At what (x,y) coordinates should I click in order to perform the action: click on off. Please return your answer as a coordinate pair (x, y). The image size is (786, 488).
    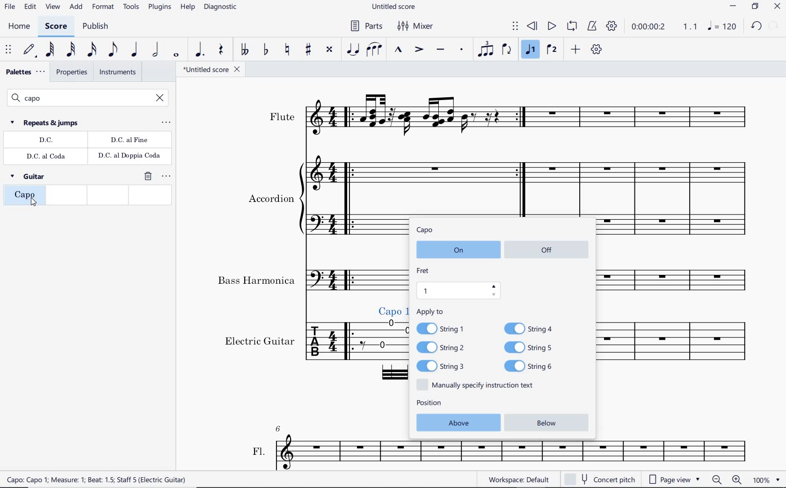
    Looking at the image, I should click on (548, 249).